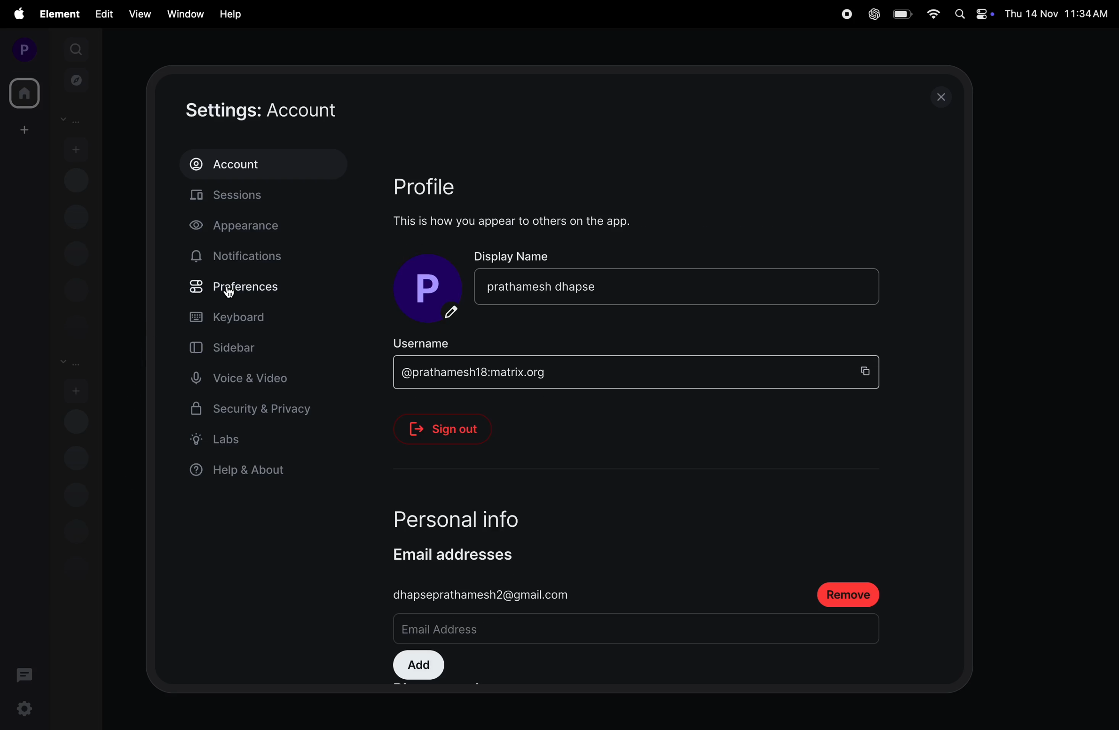  Describe the element at coordinates (580, 277) in the screenshot. I see `display name Prathamesh dhapse` at that location.